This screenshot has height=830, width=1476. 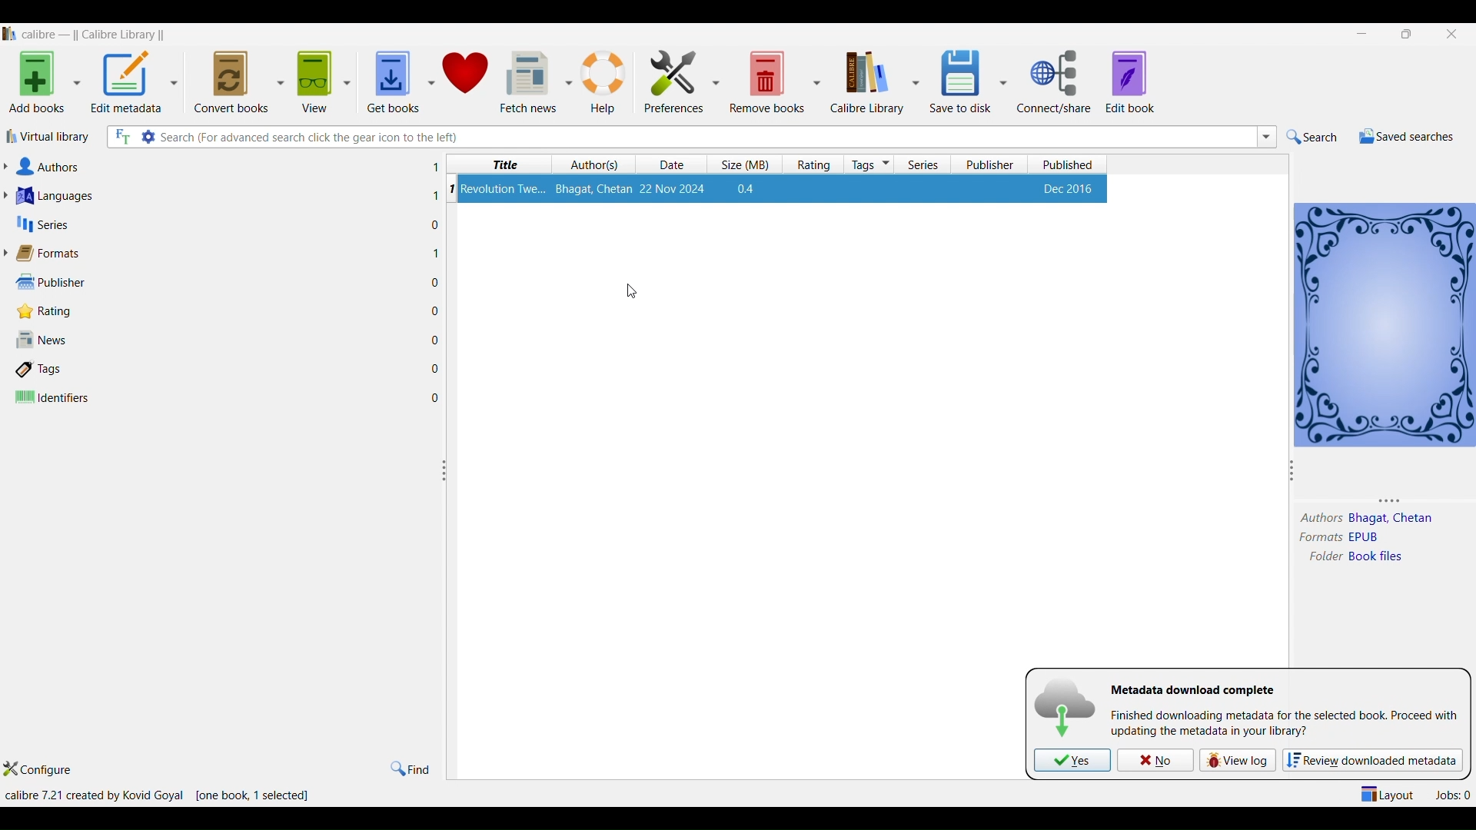 What do you see at coordinates (1004, 81) in the screenshot?
I see `save to disc options dropdown button` at bounding box center [1004, 81].